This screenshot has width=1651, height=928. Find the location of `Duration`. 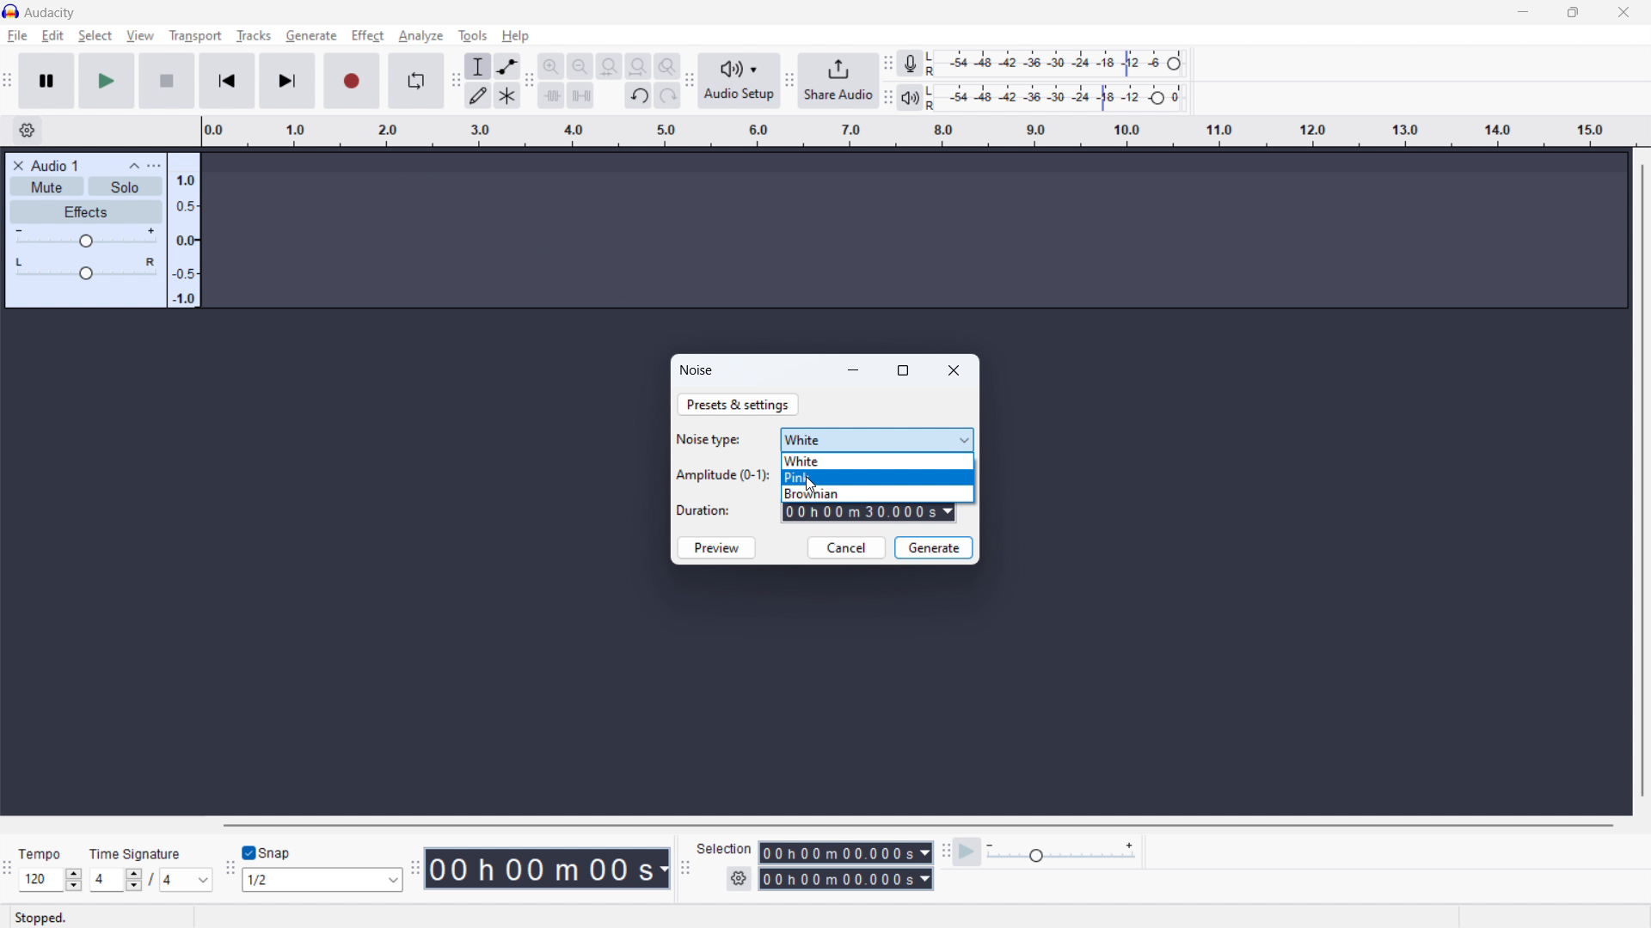

Duration is located at coordinates (706, 511).